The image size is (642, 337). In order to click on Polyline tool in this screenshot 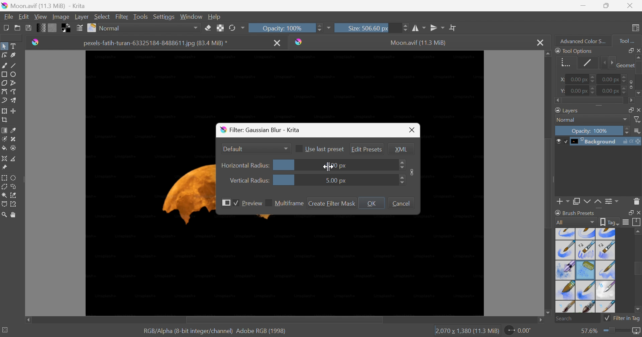, I will do `click(14, 83)`.